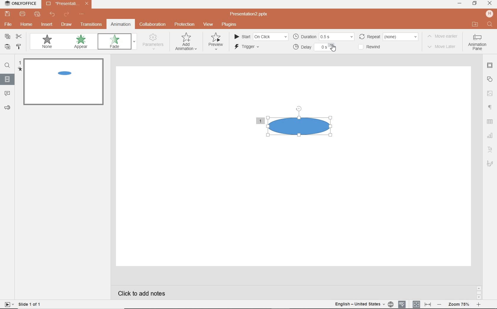  I want to click on textart, so click(490, 150).